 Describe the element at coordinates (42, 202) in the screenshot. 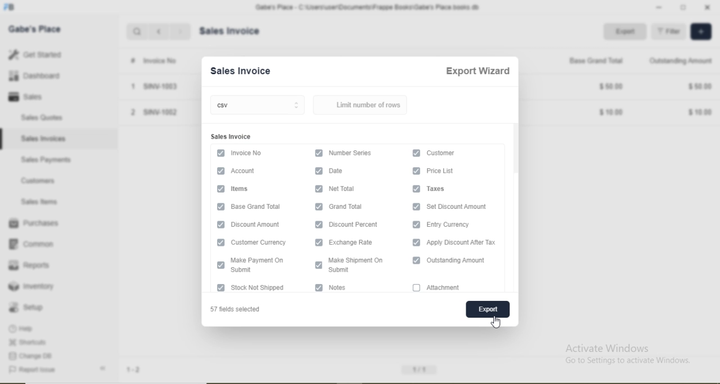

I see `Sales Items` at that location.